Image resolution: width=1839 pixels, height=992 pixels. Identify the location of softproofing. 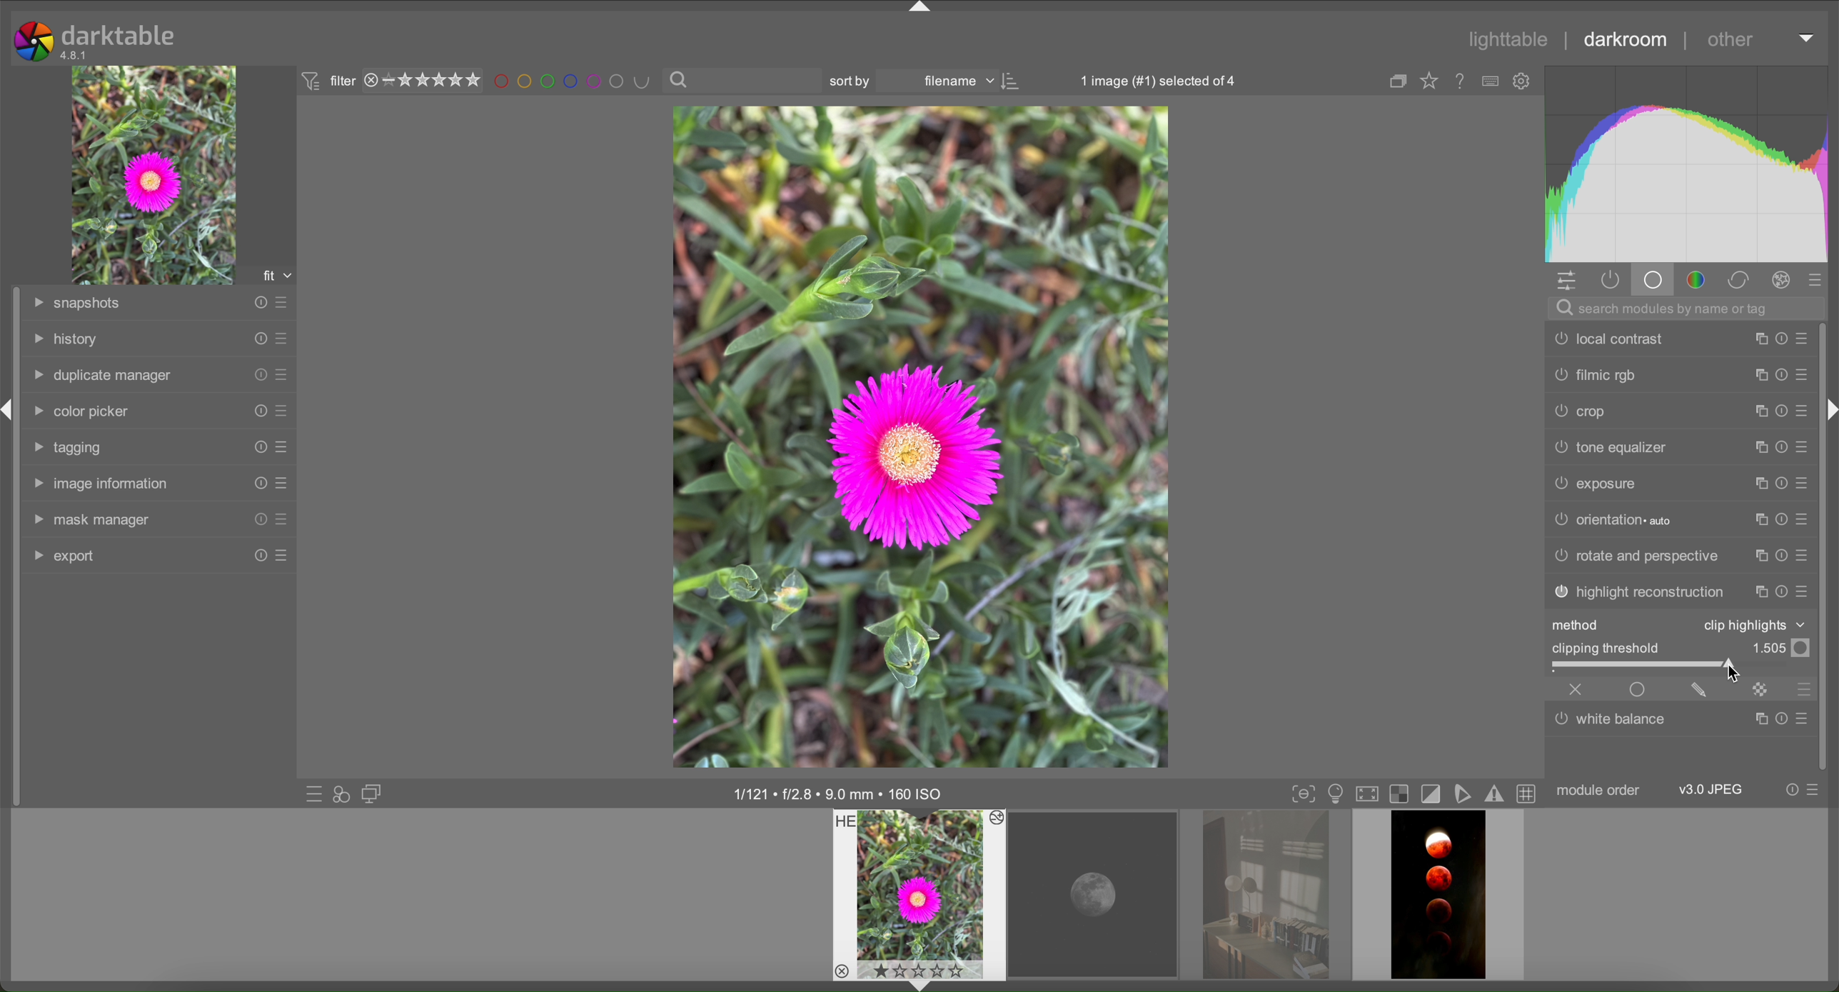
(1468, 793).